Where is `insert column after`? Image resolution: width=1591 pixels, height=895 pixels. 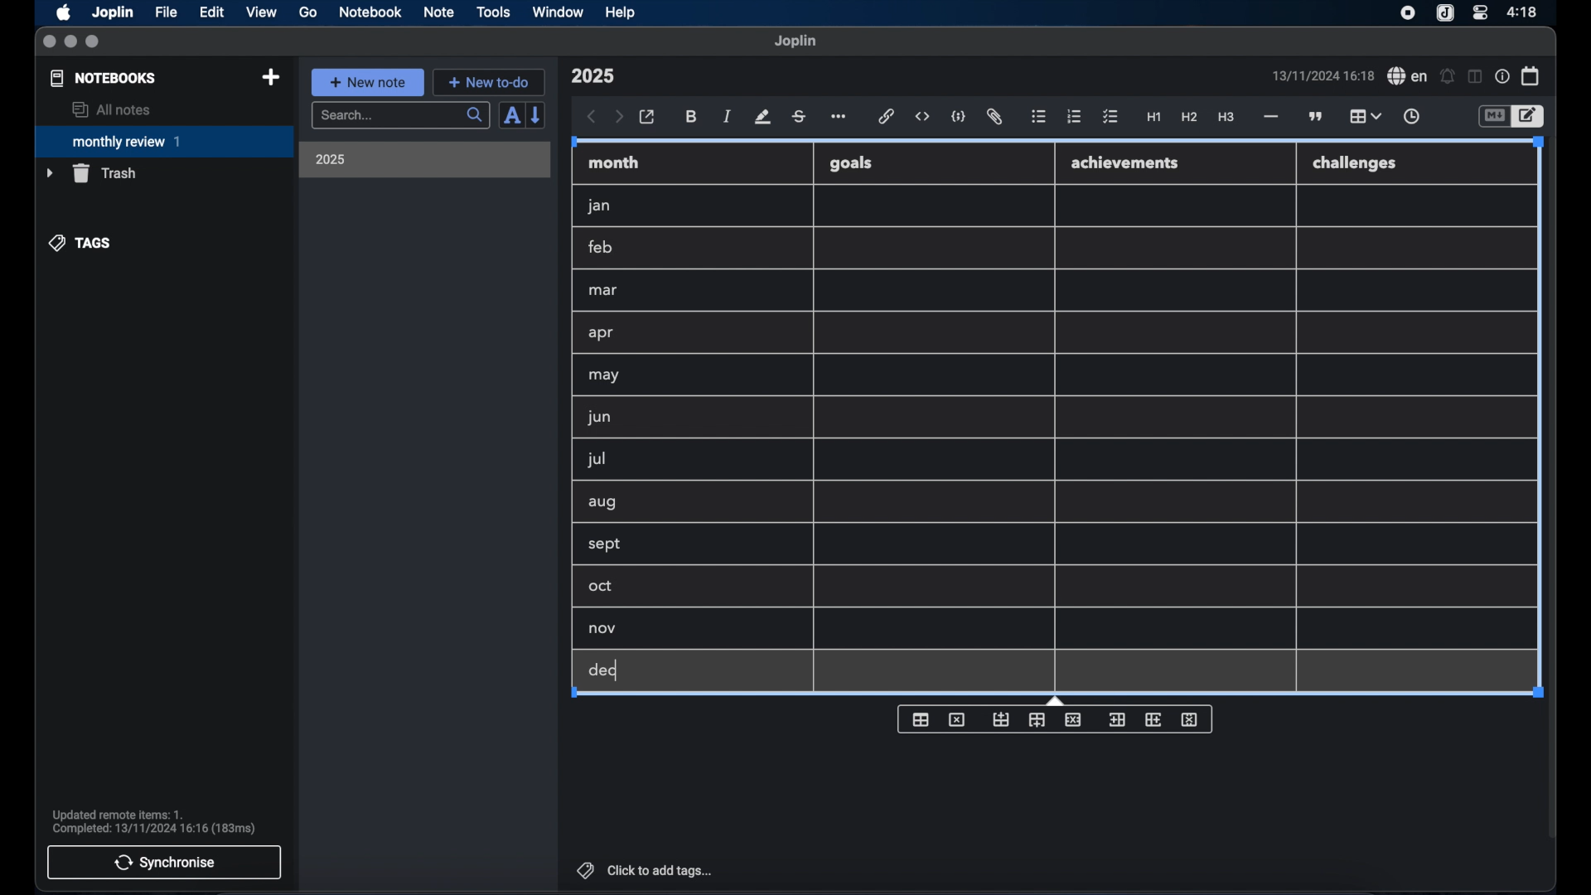 insert column after is located at coordinates (1156, 718).